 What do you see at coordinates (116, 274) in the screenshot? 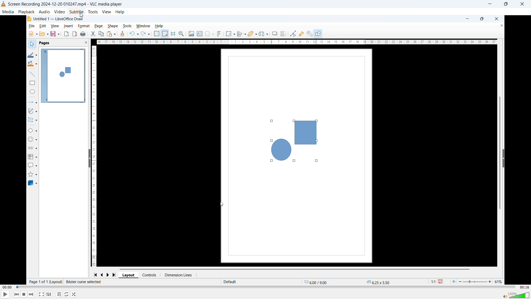
I see `last page` at bounding box center [116, 274].